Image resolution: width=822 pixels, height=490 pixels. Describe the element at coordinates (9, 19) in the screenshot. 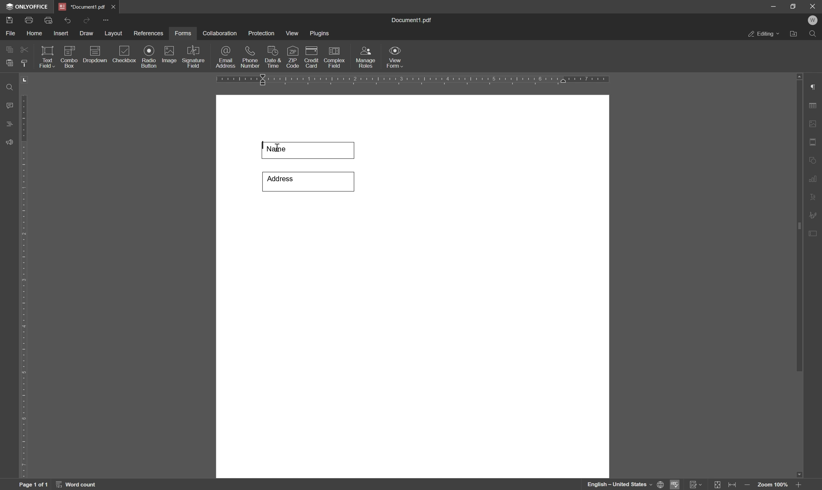

I see `save` at that location.